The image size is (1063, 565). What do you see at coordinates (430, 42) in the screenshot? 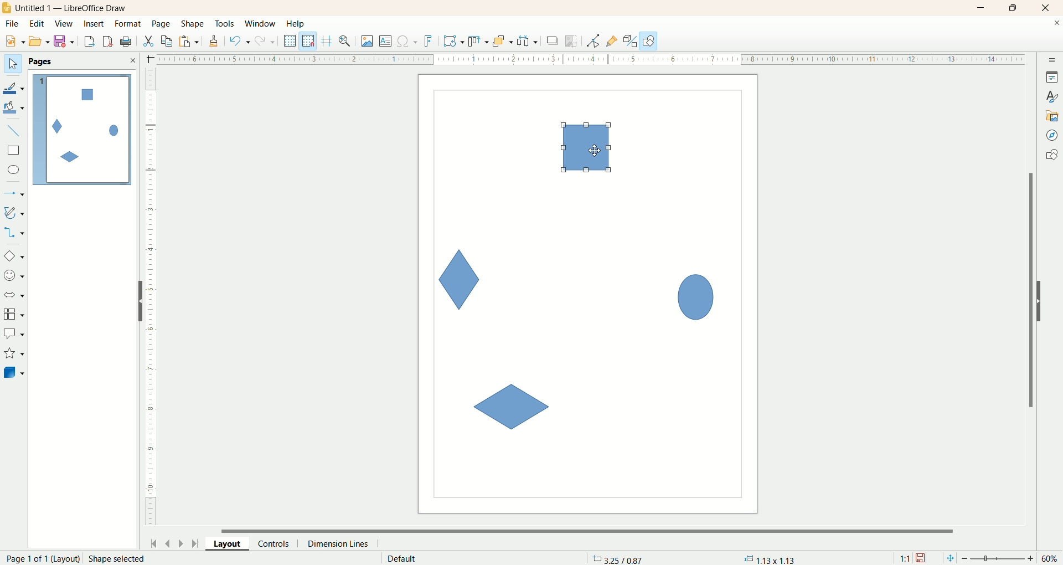
I see `fontwork text` at bounding box center [430, 42].